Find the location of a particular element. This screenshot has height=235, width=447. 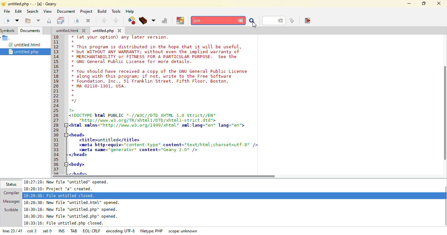

15 is located at coordinates (58, 62).